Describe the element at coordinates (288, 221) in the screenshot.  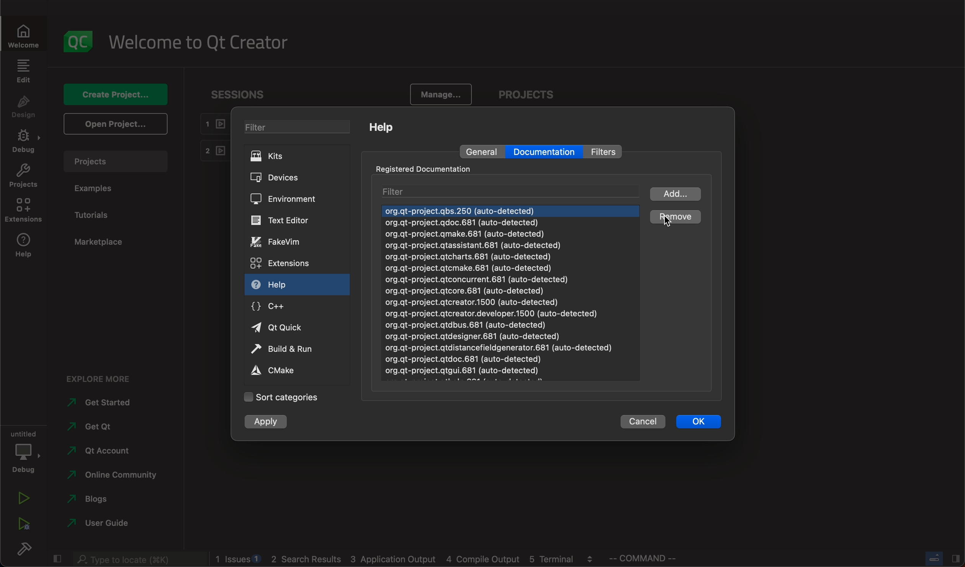
I see `text` at that location.